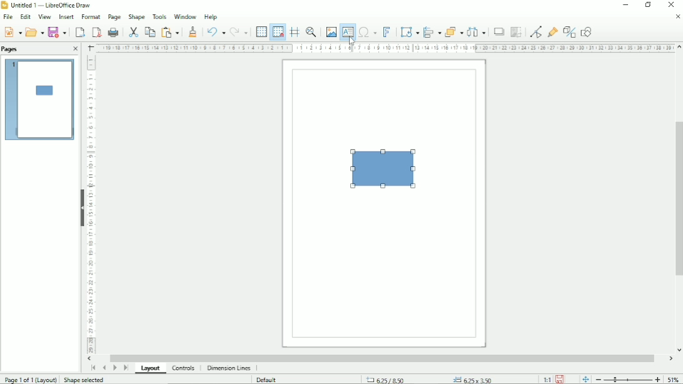  What do you see at coordinates (169, 31) in the screenshot?
I see `Paste` at bounding box center [169, 31].